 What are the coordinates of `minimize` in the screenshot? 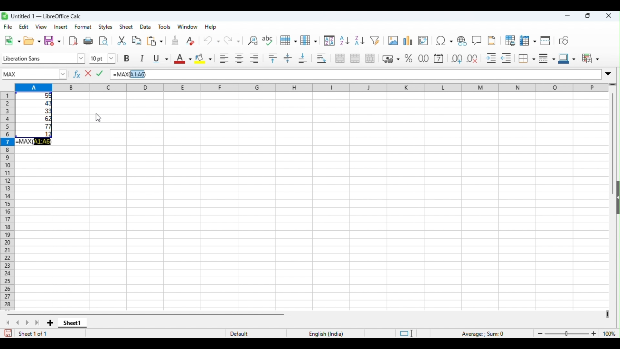 It's located at (568, 16).